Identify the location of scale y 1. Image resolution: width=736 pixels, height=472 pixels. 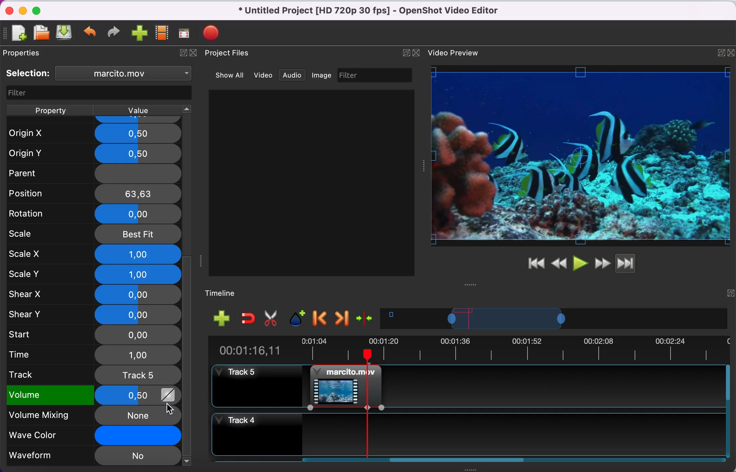
(94, 274).